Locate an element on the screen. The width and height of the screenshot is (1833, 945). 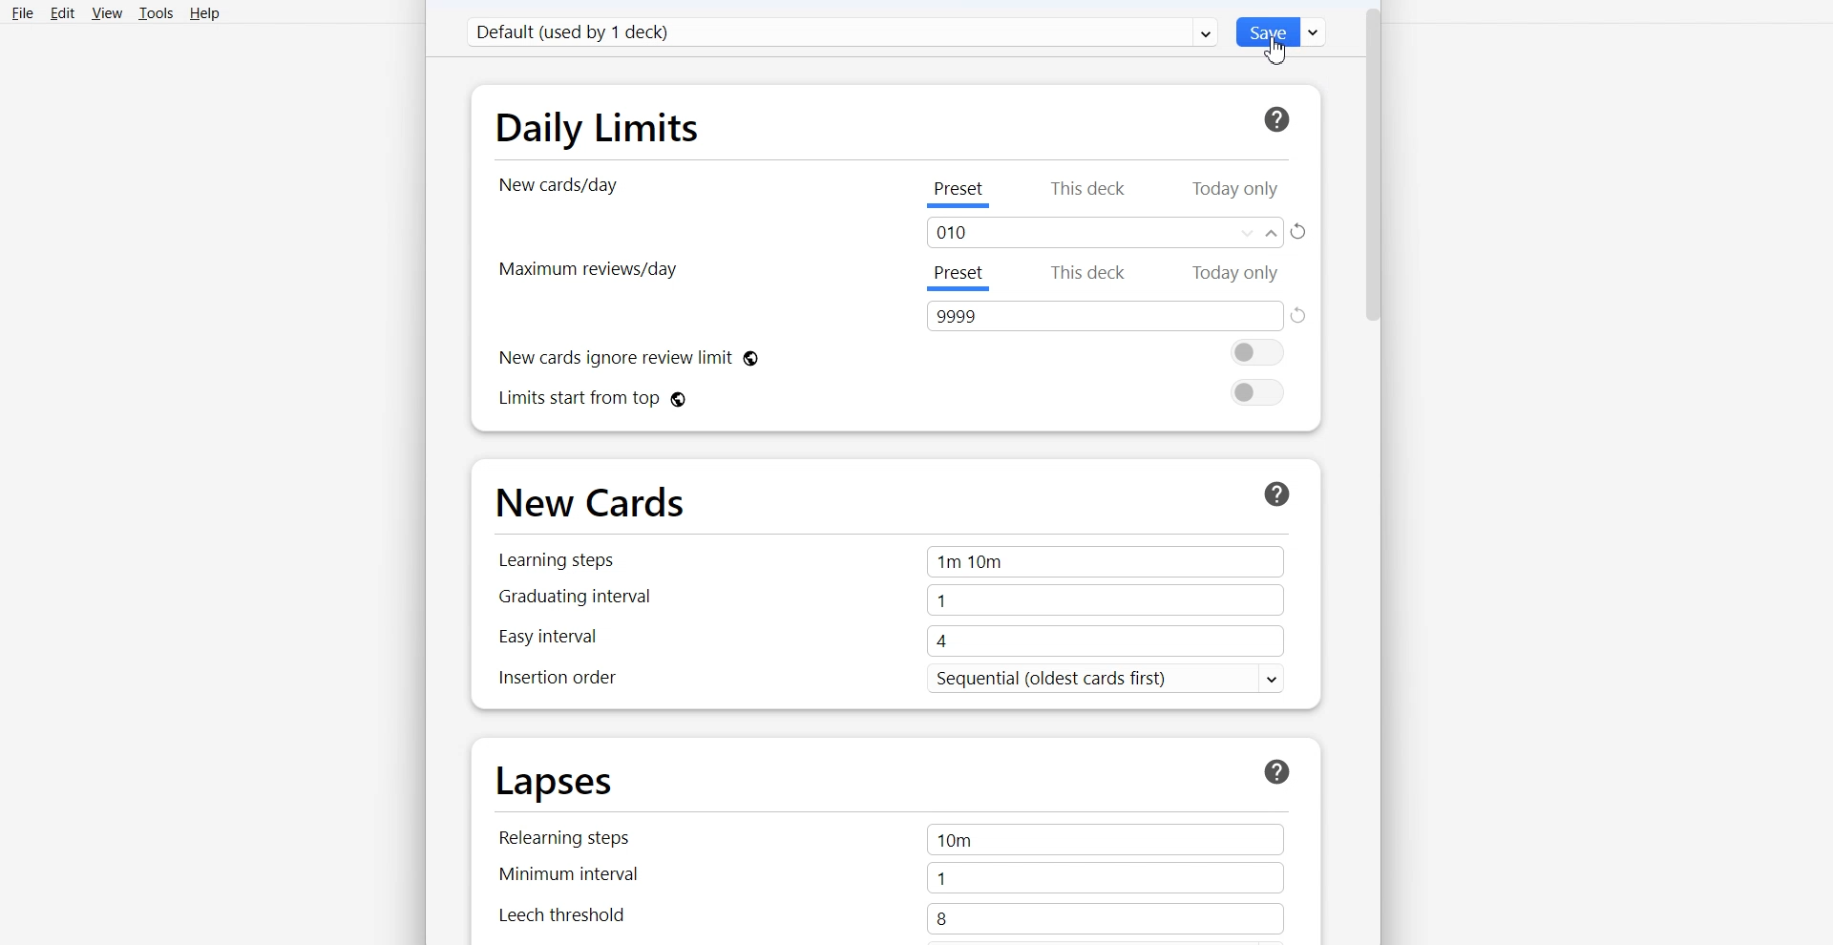
1m 10m is located at coordinates (1099, 561).